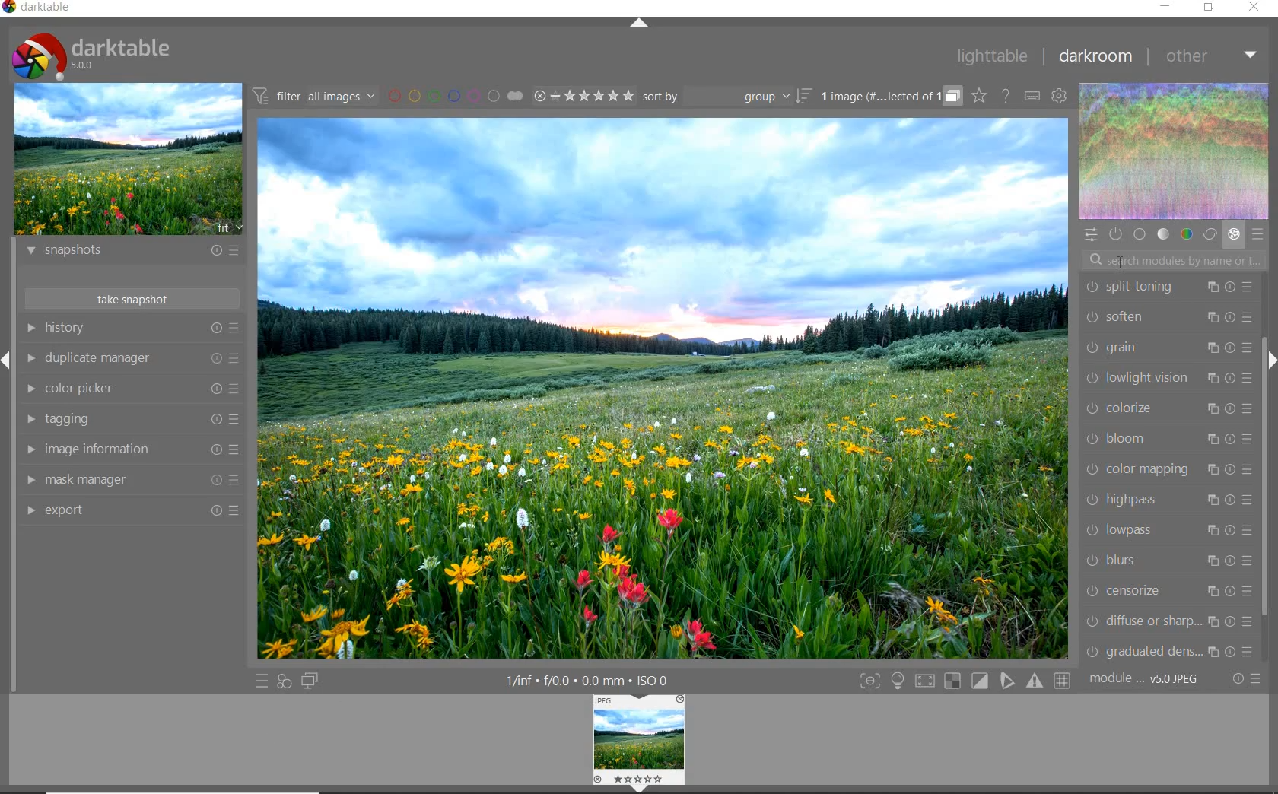  What do you see at coordinates (1168, 407) in the screenshot?
I see `colorize` at bounding box center [1168, 407].